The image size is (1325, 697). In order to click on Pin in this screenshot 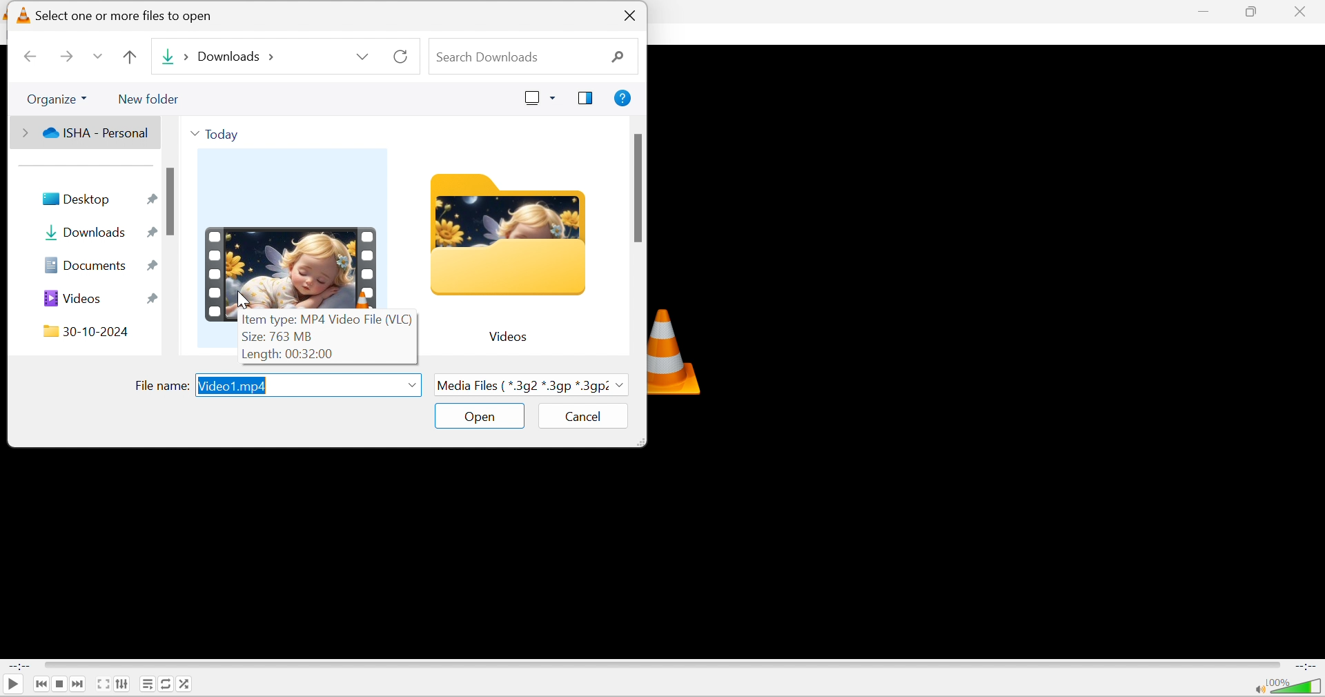, I will do `click(154, 264)`.